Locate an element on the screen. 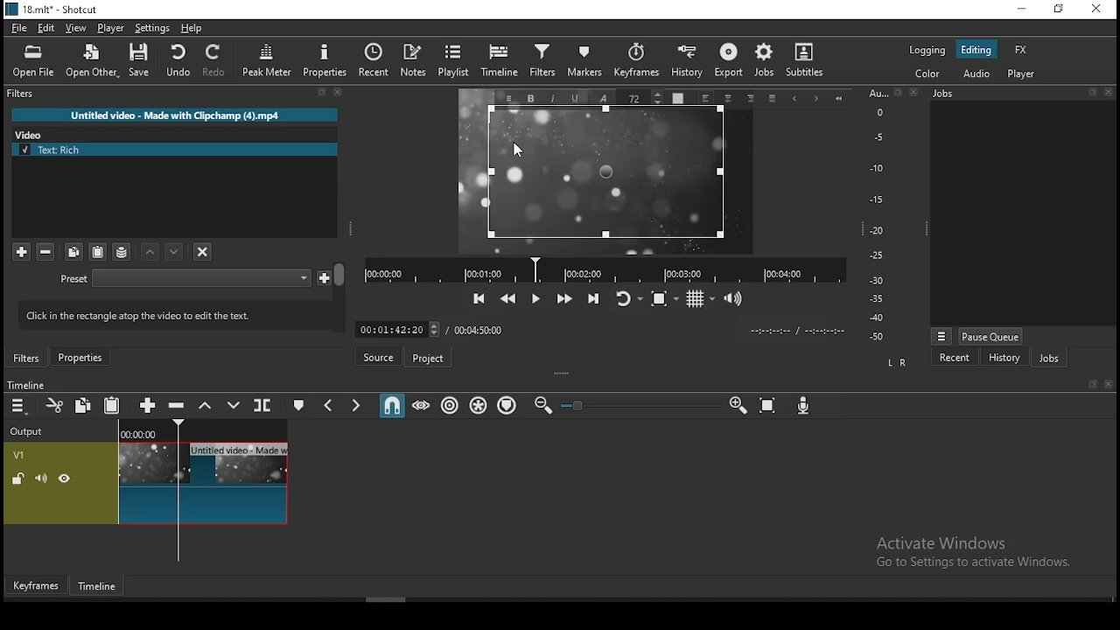 This screenshot has height=630, width=1120. timeline is located at coordinates (99, 587).